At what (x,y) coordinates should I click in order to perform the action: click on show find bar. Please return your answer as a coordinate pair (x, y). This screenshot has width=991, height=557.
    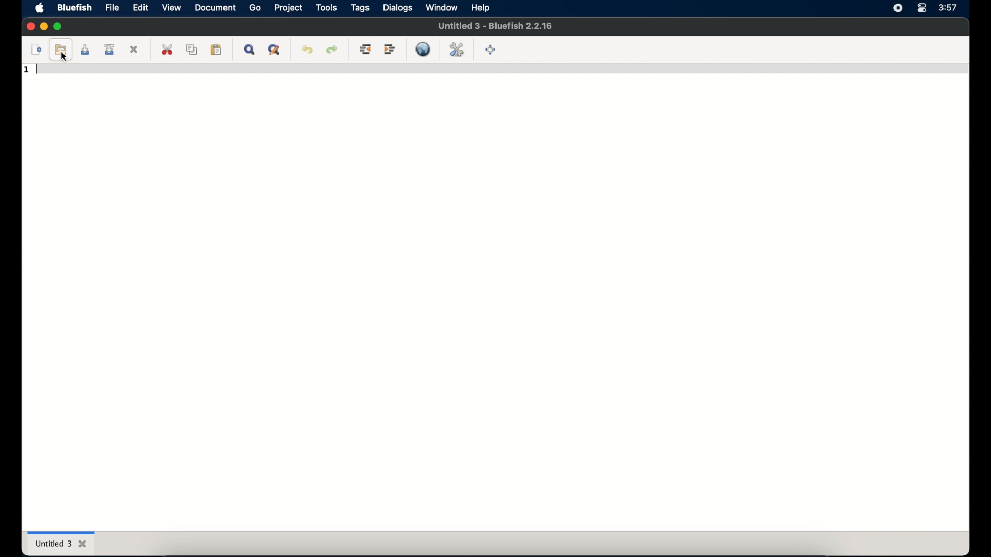
    Looking at the image, I should click on (249, 50).